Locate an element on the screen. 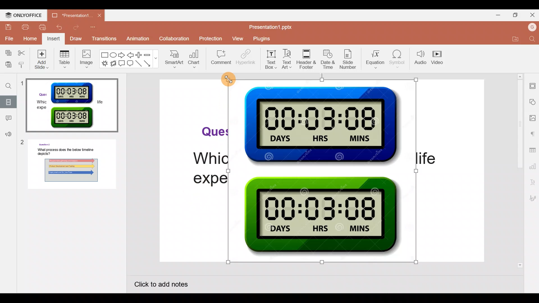 Image resolution: width=539 pixels, height=303 pixels. Redo is located at coordinates (80, 26).